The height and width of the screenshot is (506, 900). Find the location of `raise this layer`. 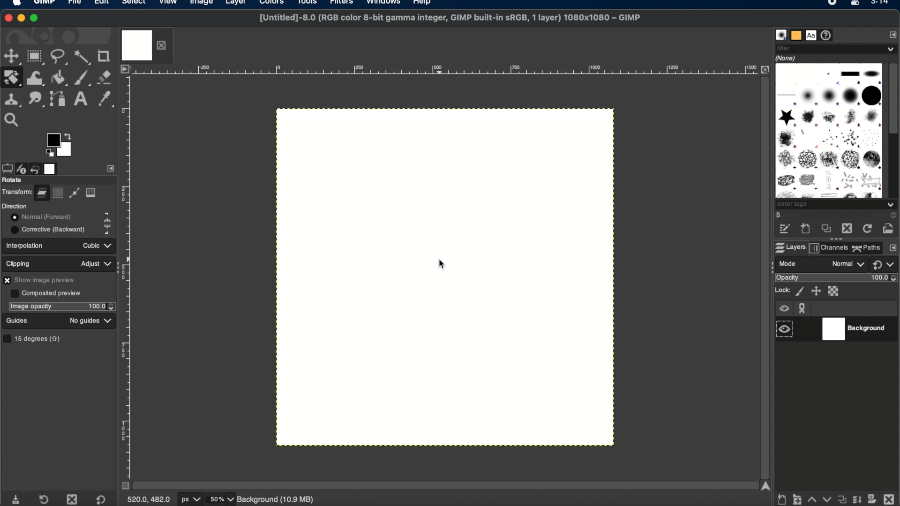

raise this layer is located at coordinates (811, 497).